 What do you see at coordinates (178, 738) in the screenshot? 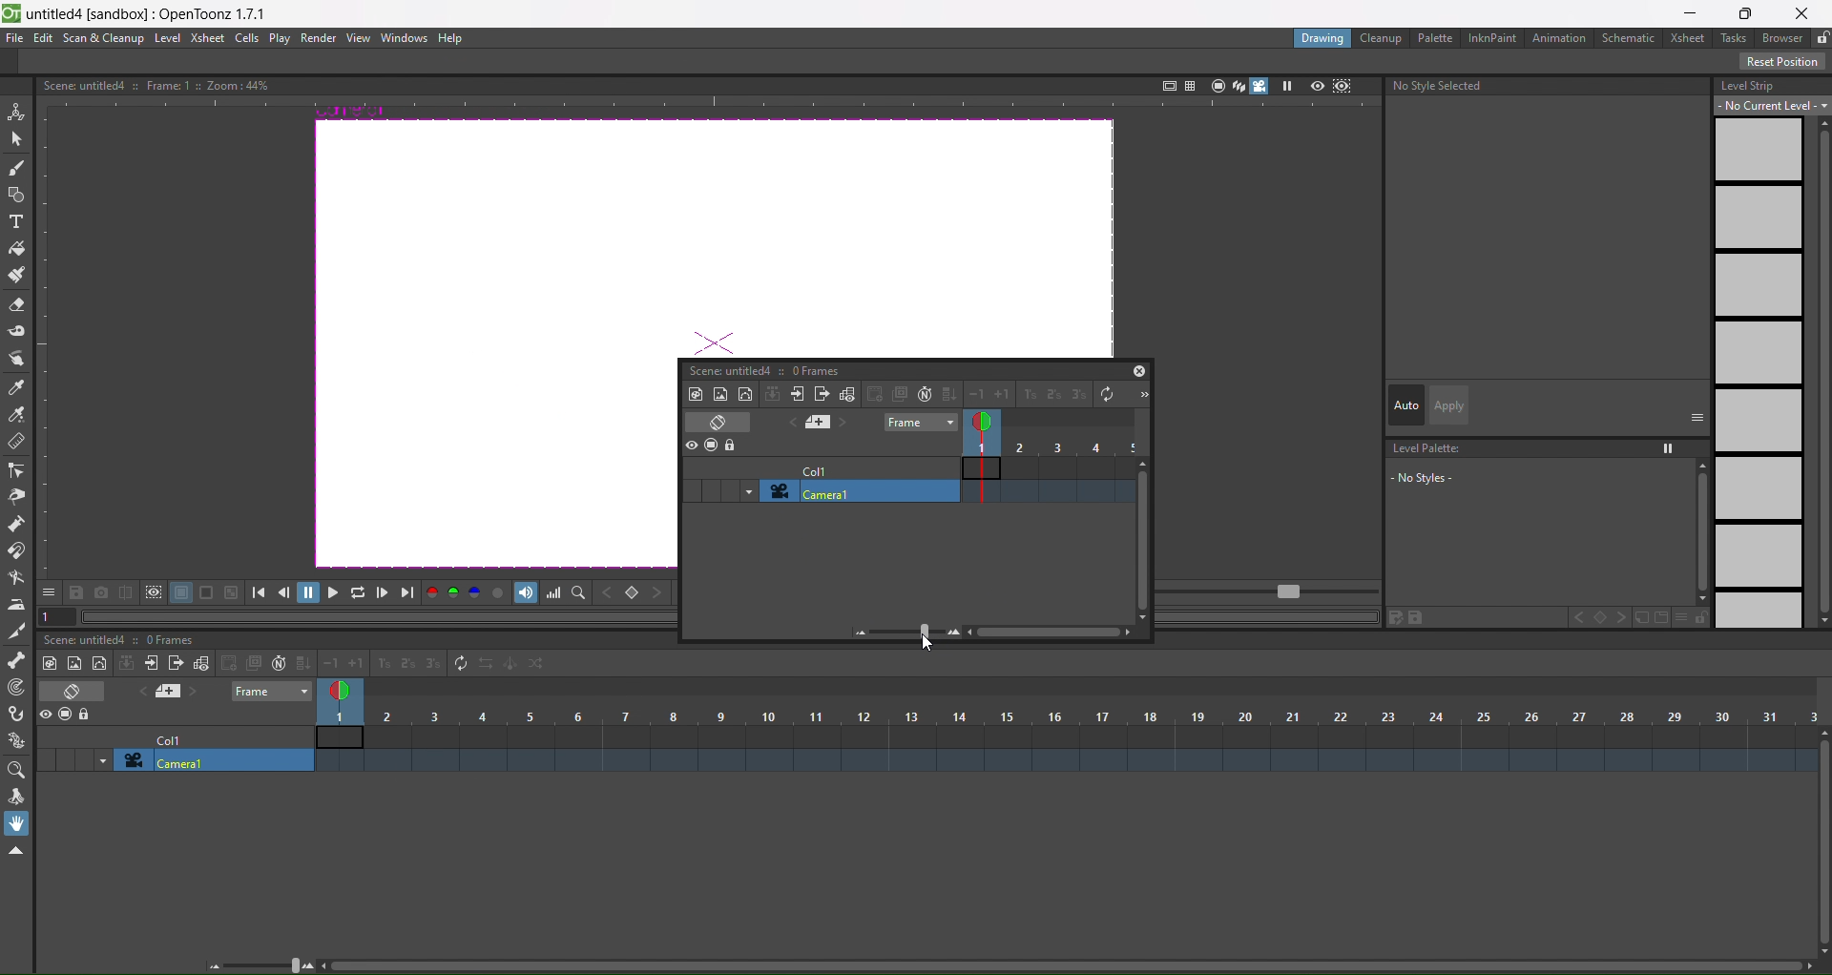
I see `col1` at bounding box center [178, 738].